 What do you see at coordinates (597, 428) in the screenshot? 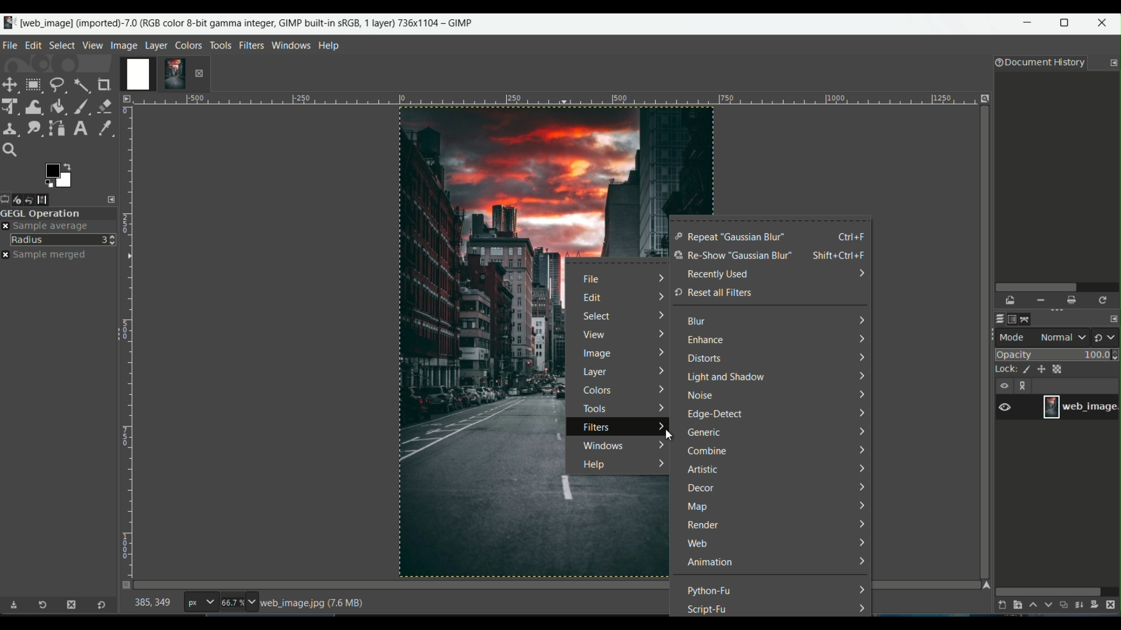
I see `filters` at bounding box center [597, 428].